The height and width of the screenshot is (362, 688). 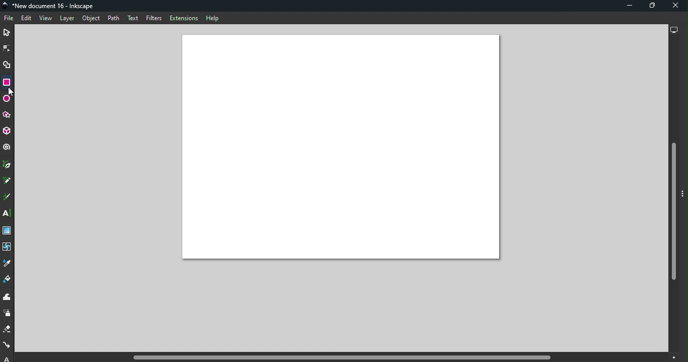 I want to click on 3D box tool, so click(x=8, y=132).